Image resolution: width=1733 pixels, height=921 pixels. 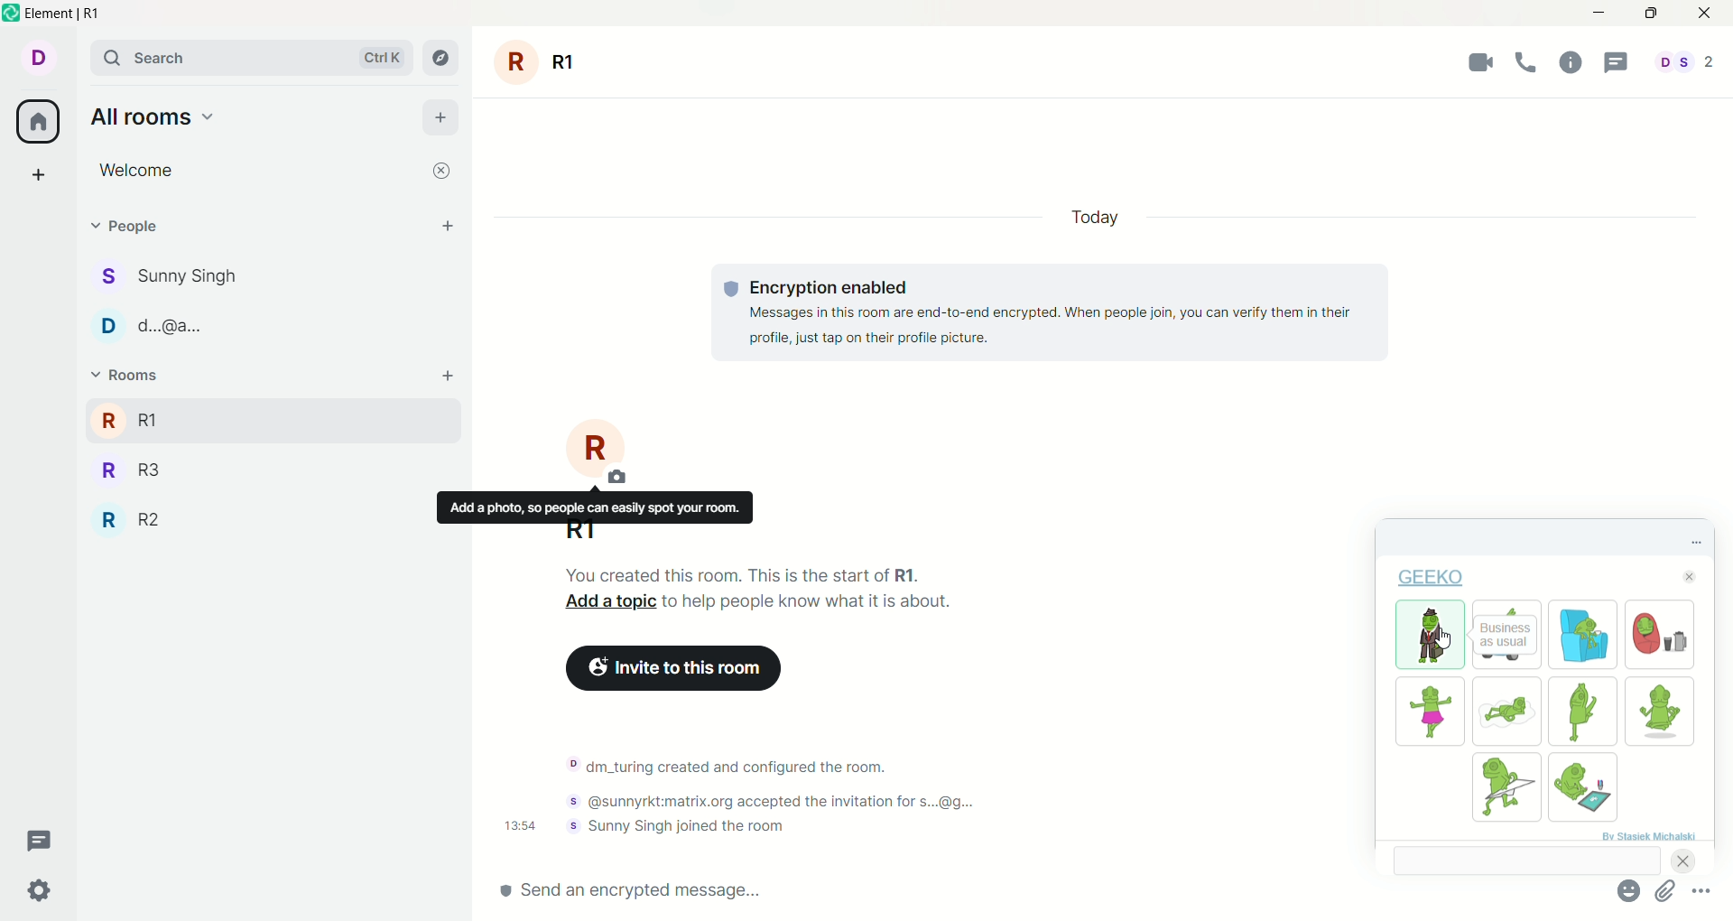 I want to click on d...@a... chat, so click(x=152, y=326).